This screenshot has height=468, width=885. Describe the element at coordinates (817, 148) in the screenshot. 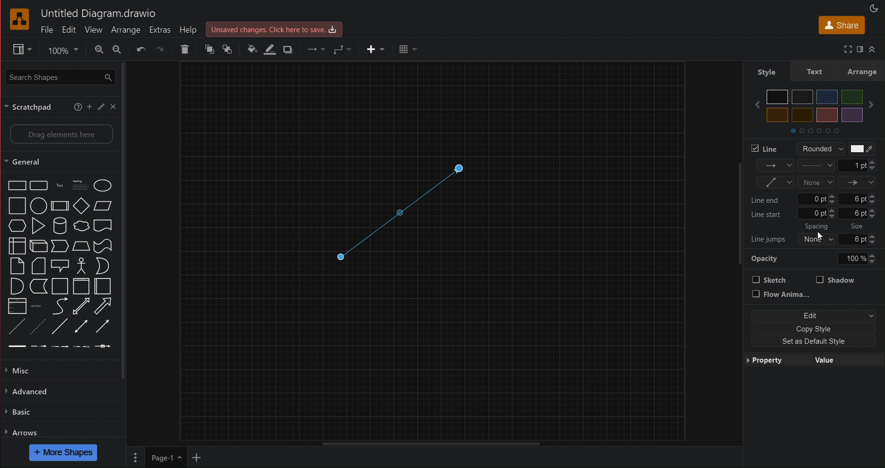

I see `Rounded` at that location.